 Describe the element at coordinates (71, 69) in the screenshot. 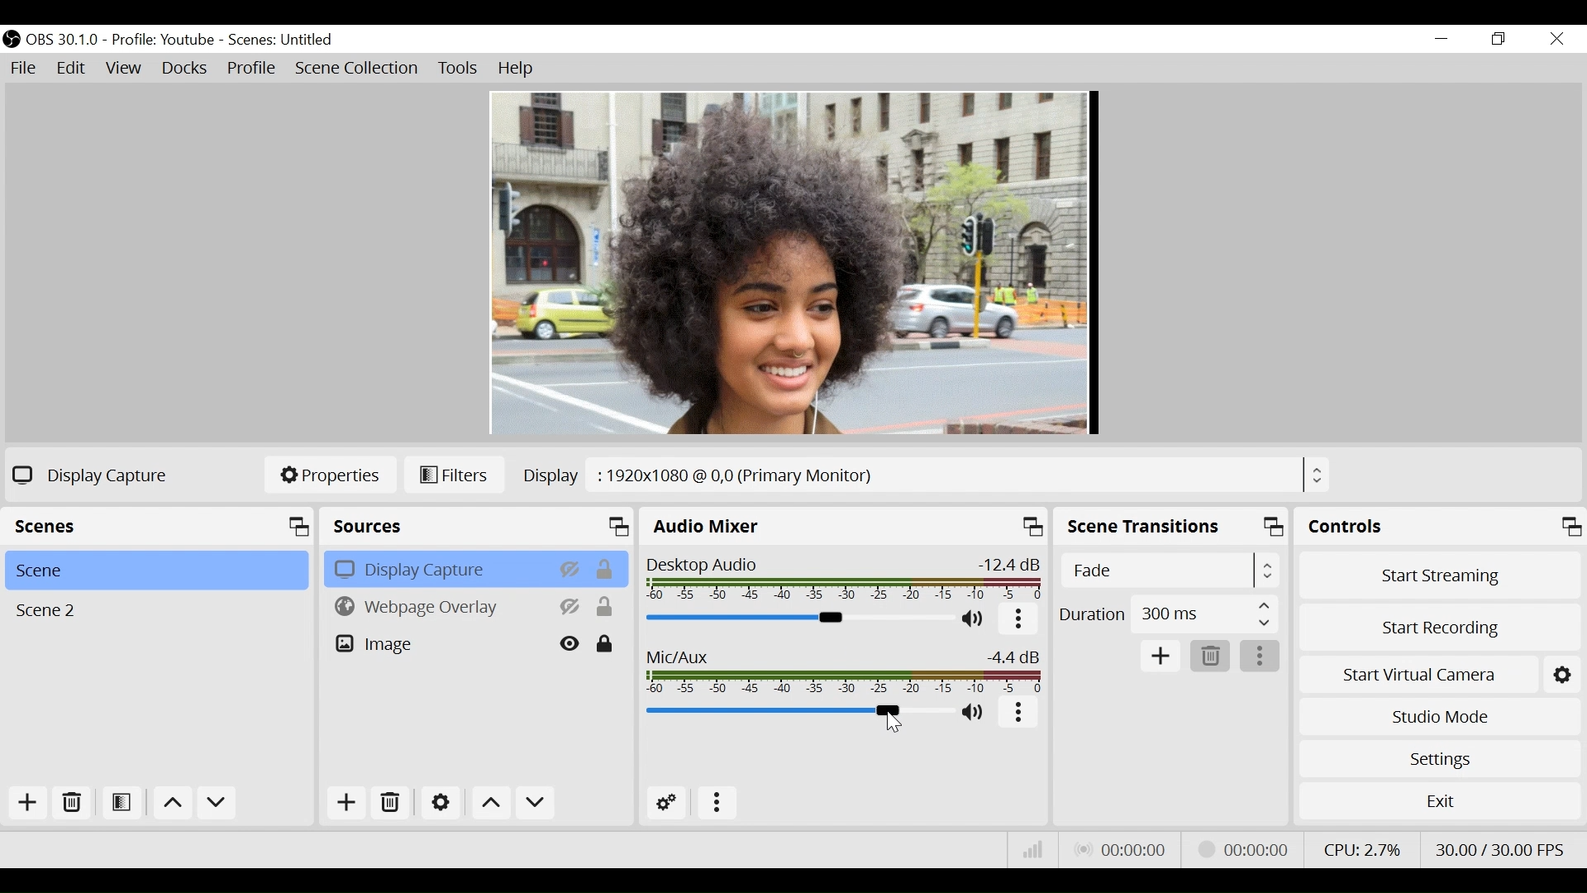

I see `Edit` at that location.